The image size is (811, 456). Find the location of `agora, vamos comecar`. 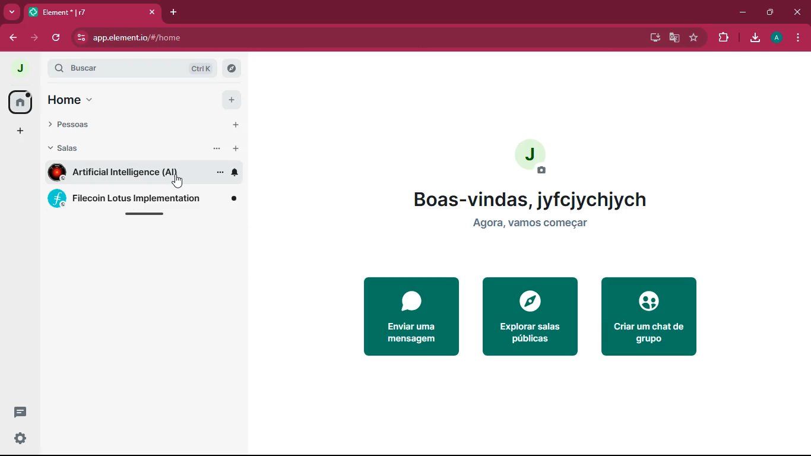

agora, vamos comecar is located at coordinates (528, 224).